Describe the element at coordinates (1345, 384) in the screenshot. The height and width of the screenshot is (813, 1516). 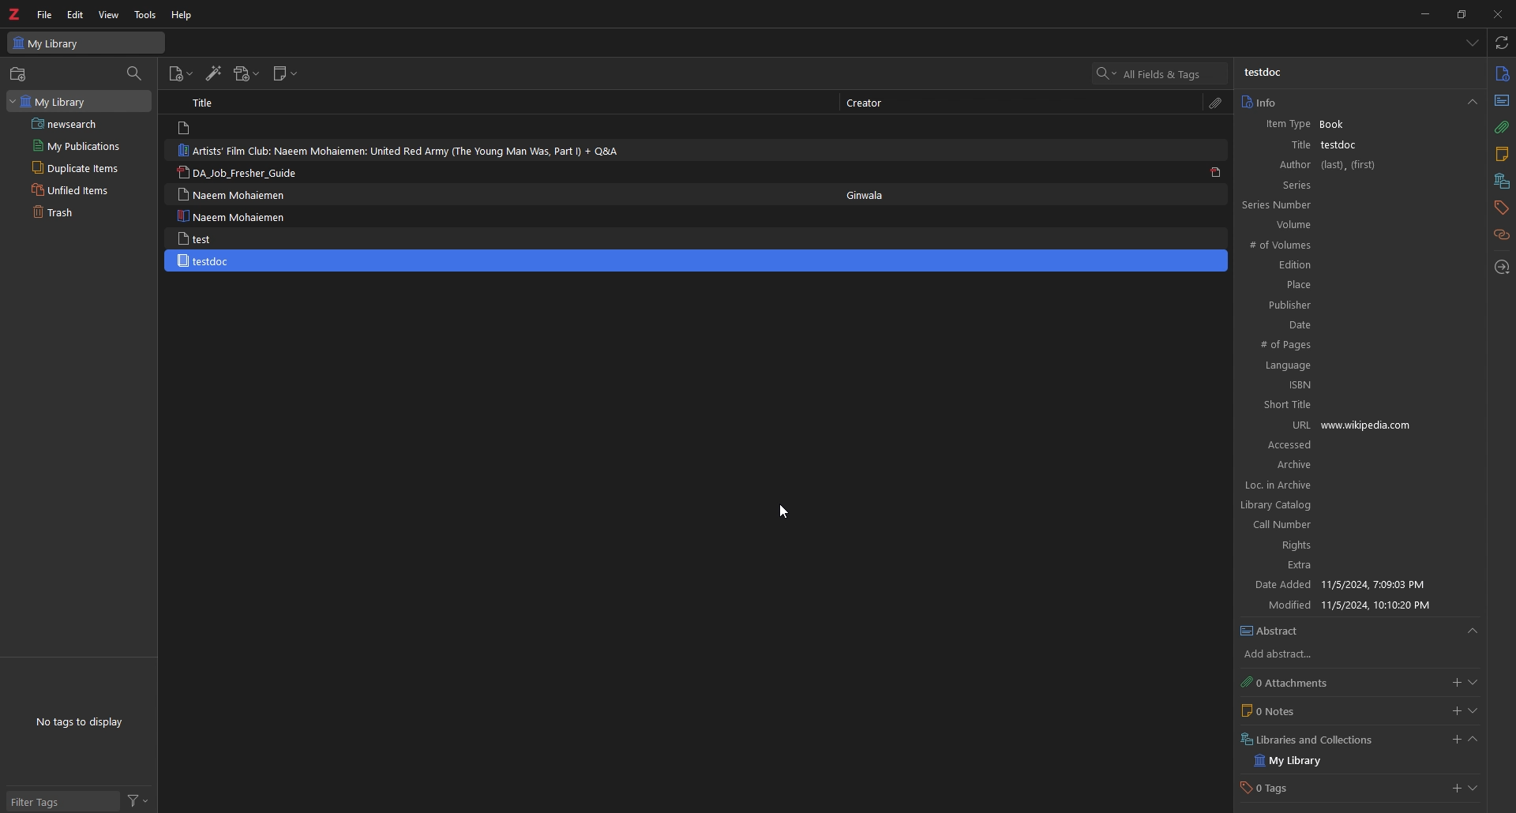
I see `ISBN` at that location.